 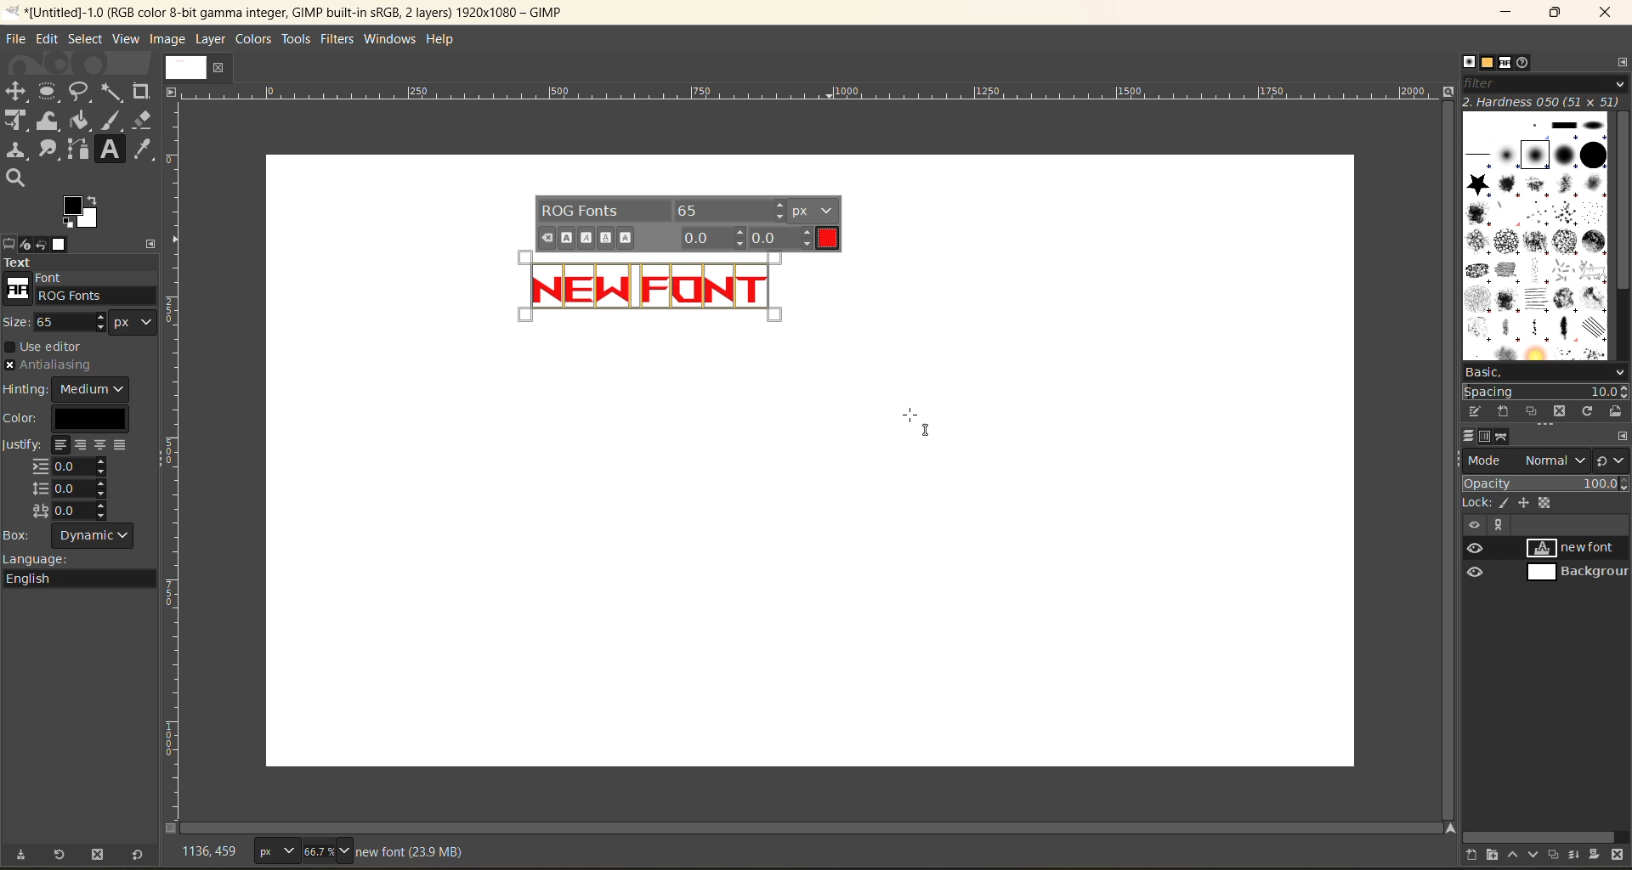 I want to click on text, so click(x=79, y=263).